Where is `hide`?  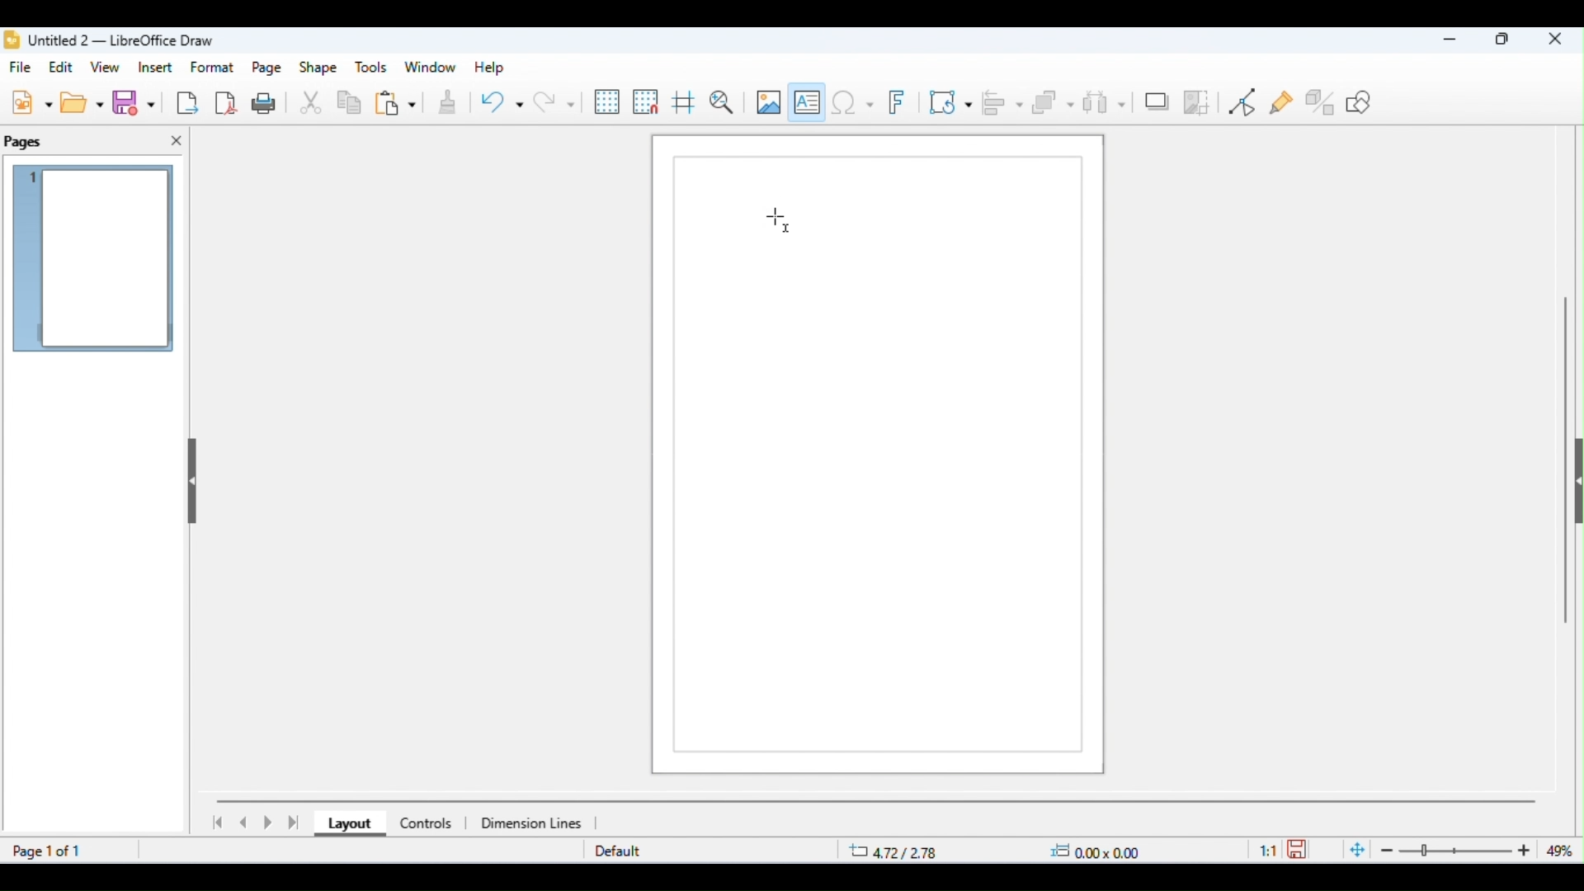 hide is located at coordinates (190, 476).